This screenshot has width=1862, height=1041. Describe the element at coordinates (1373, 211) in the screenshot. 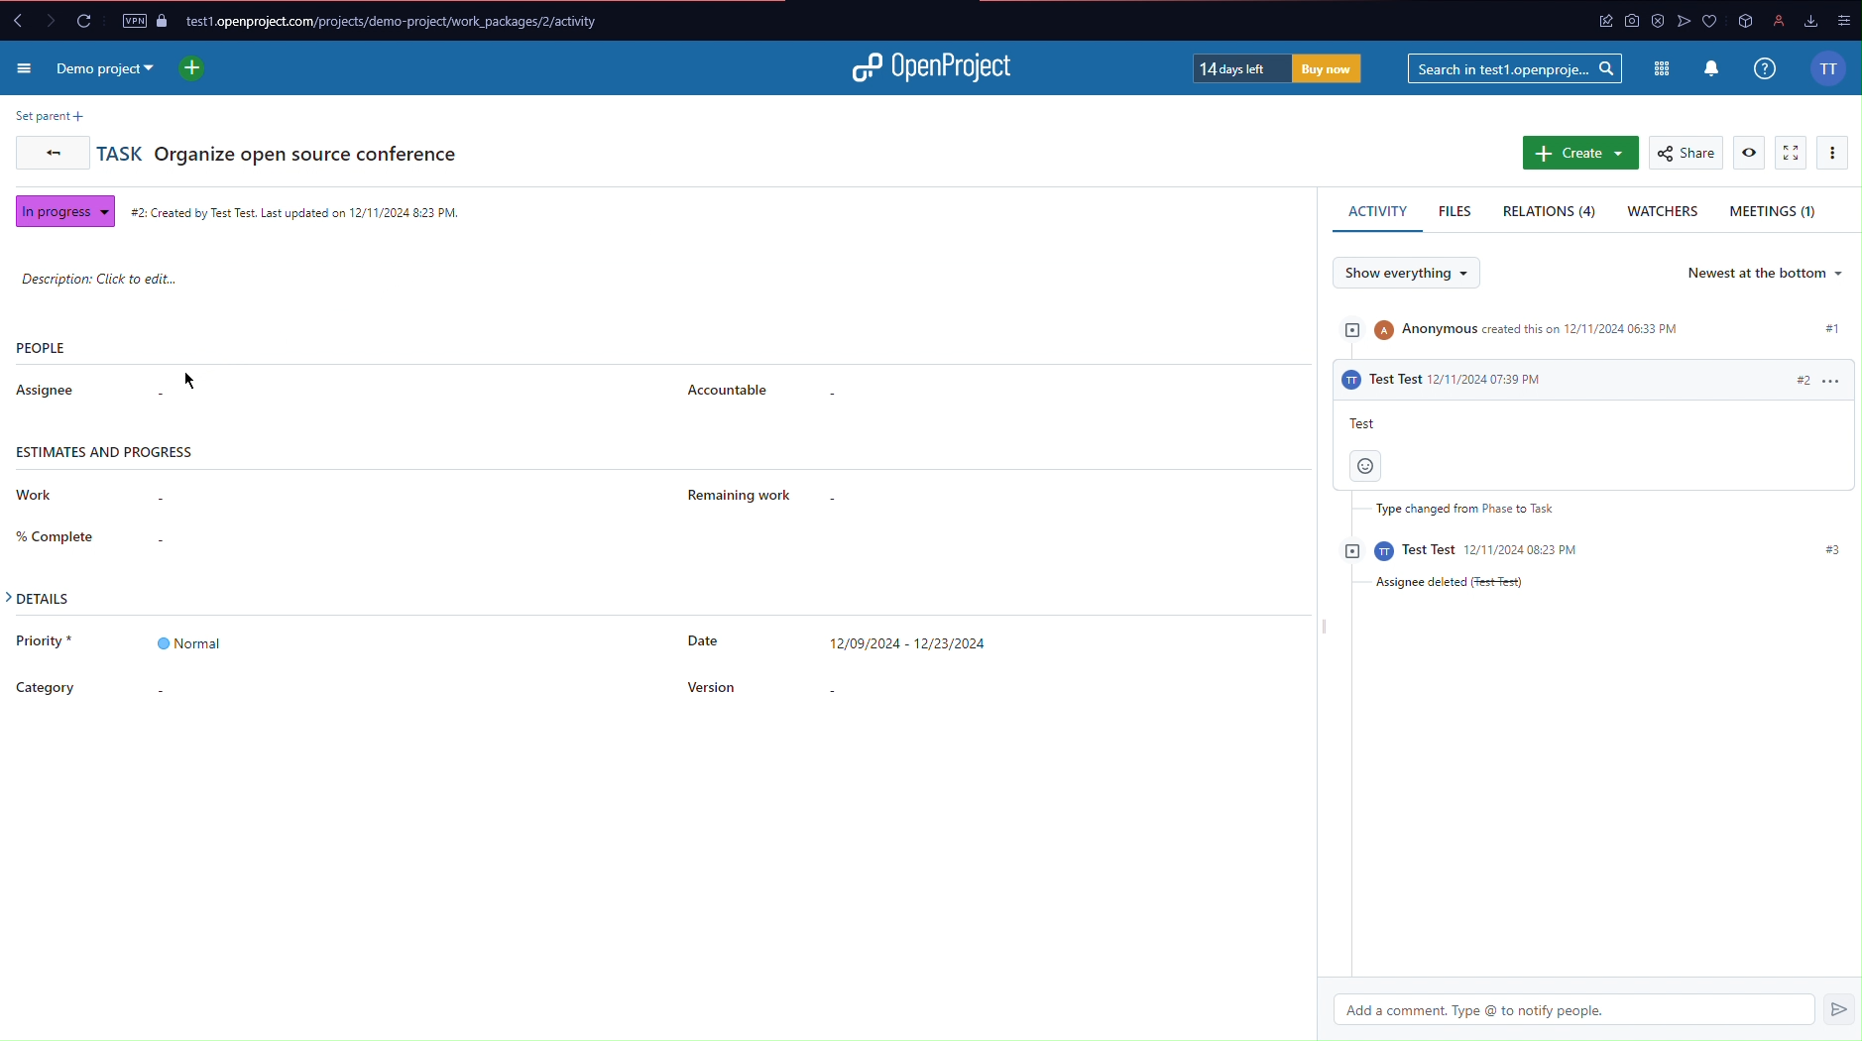

I see `Activity ` at that location.